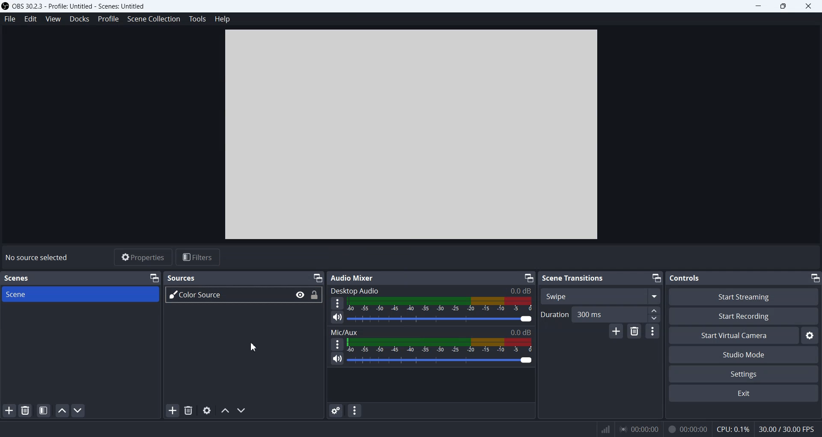 The width and height of the screenshot is (822, 437). Describe the element at coordinates (744, 354) in the screenshot. I see `Studio Mode` at that location.